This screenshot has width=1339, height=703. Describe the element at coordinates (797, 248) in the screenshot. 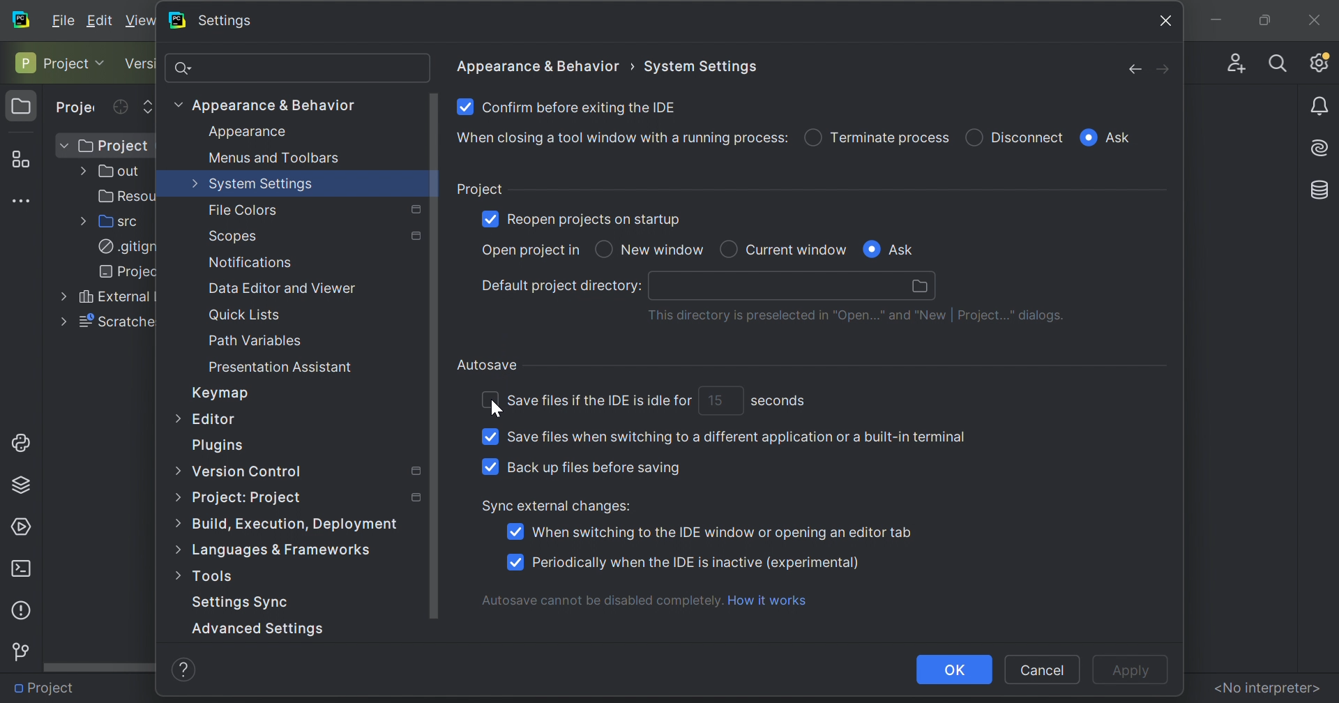

I see `Current Window` at that location.